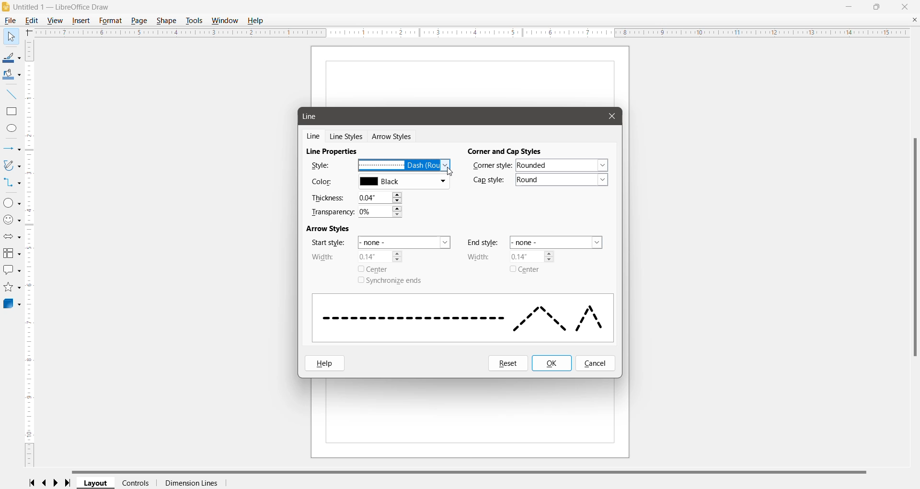 This screenshot has width=920, height=489. What do you see at coordinates (333, 212) in the screenshot?
I see `Transparency` at bounding box center [333, 212].